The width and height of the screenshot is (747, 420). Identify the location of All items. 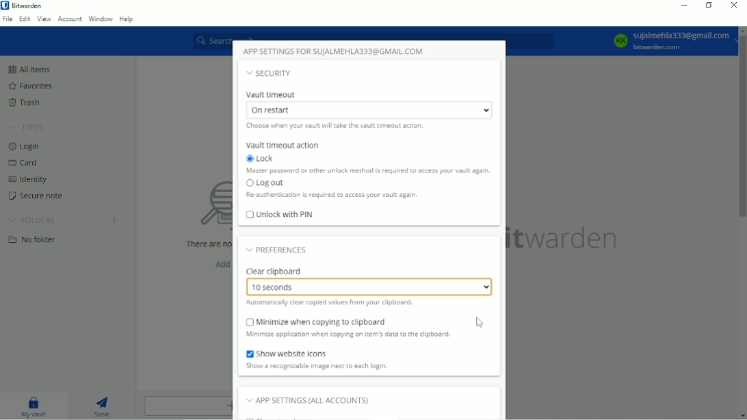
(29, 68).